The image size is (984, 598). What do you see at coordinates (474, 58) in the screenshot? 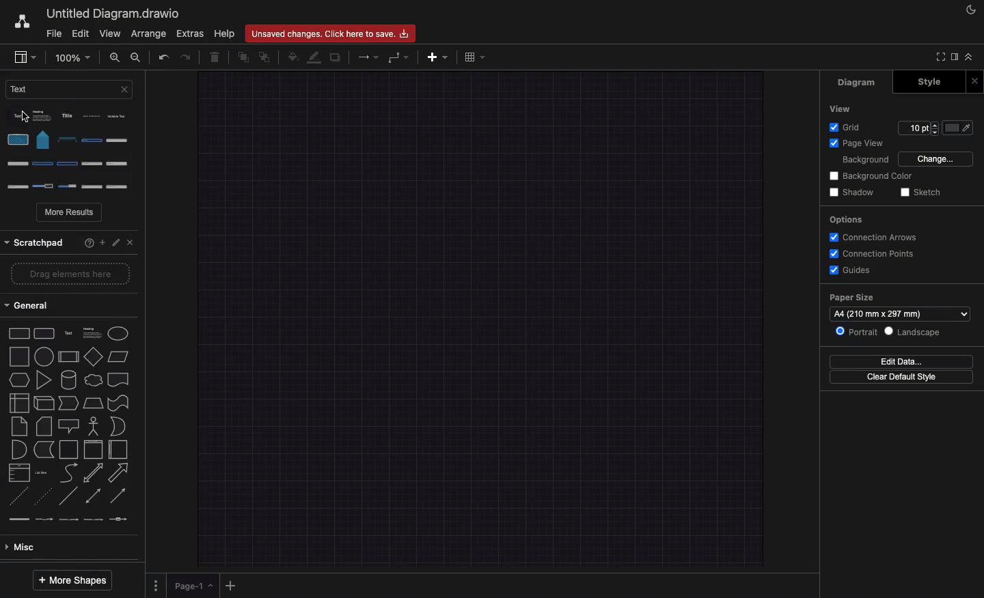
I see `Table` at bounding box center [474, 58].